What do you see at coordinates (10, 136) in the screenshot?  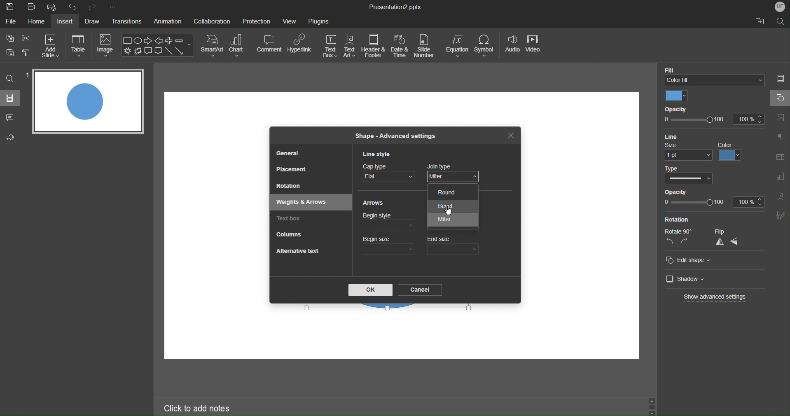 I see `Feedback & Support` at bounding box center [10, 136].